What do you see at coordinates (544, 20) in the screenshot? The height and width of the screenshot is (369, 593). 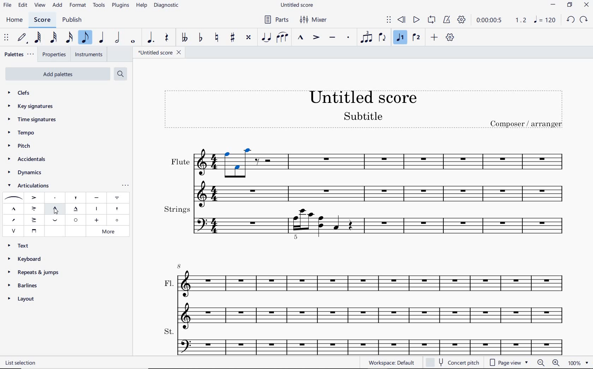 I see `note` at bounding box center [544, 20].